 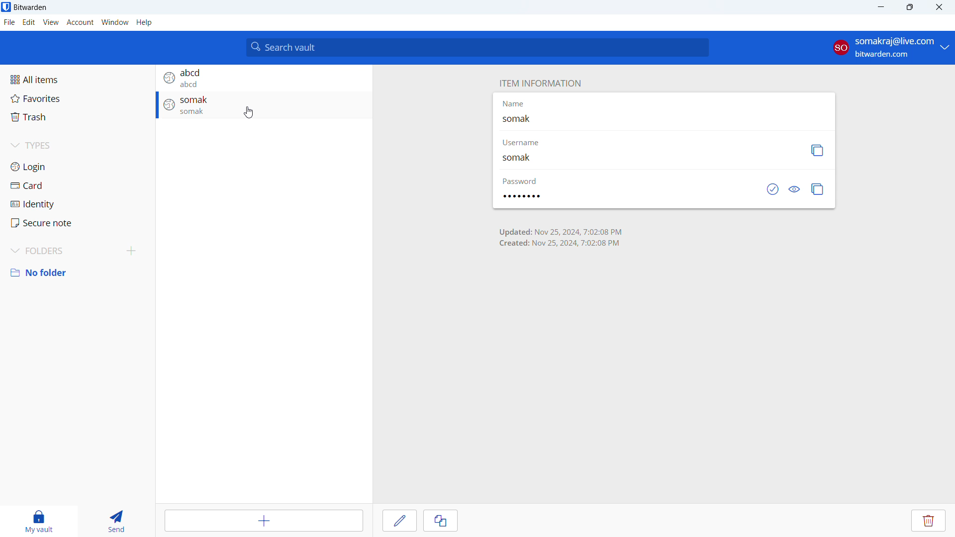 I want to click on username, so click(x=526, y=143).